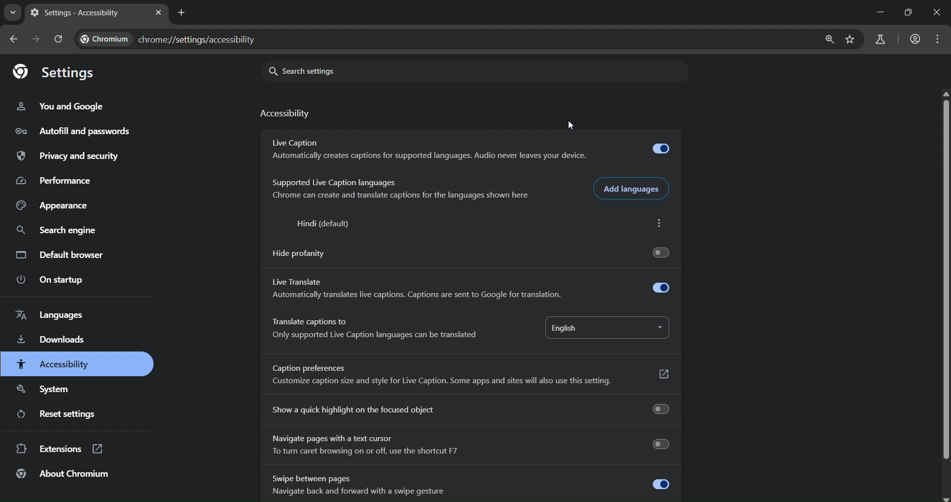  What do you see at coordinates (51, 316) in the screenshot?
I see `languages` at bounding box center [51, 316].